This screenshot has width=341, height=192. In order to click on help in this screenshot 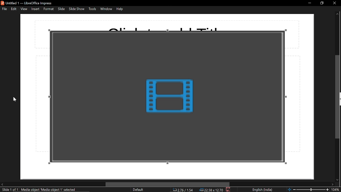, I will do `click(121, 9)`.